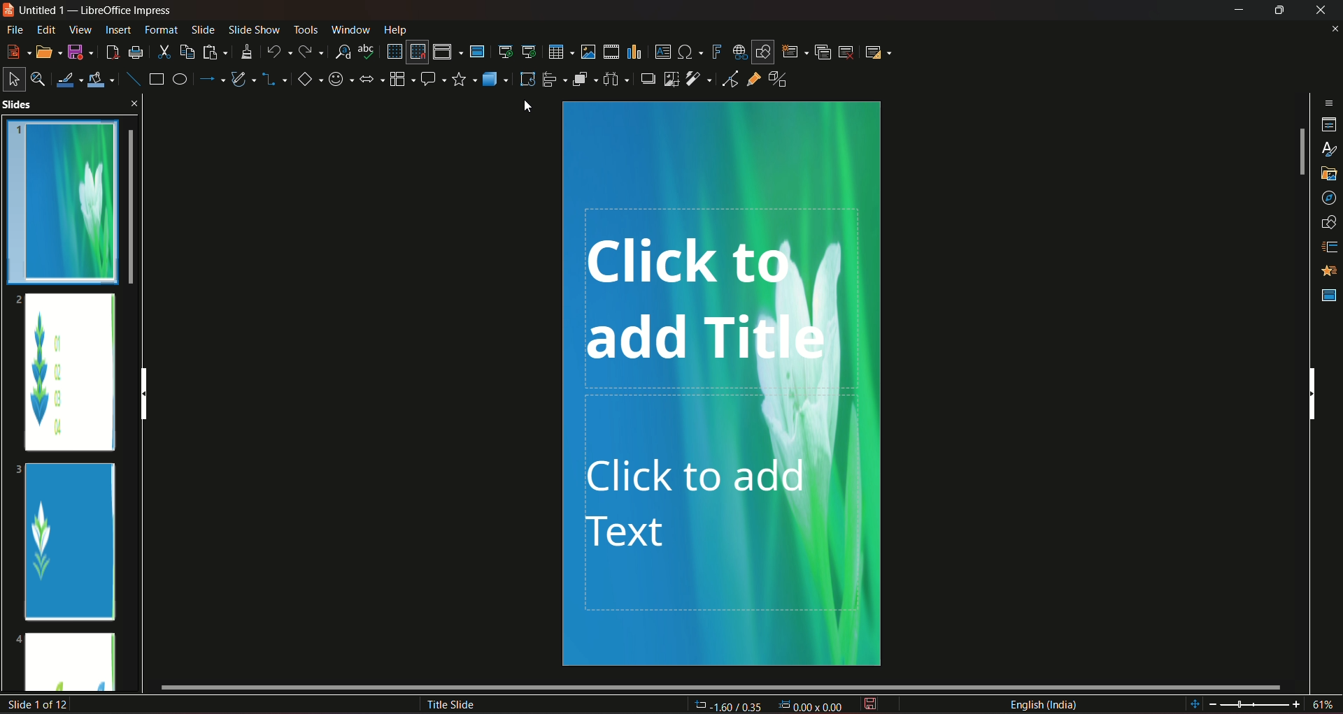 This screenshot has height=714, width=1343. I want to click on slides scroll bar, so click(136, 333).